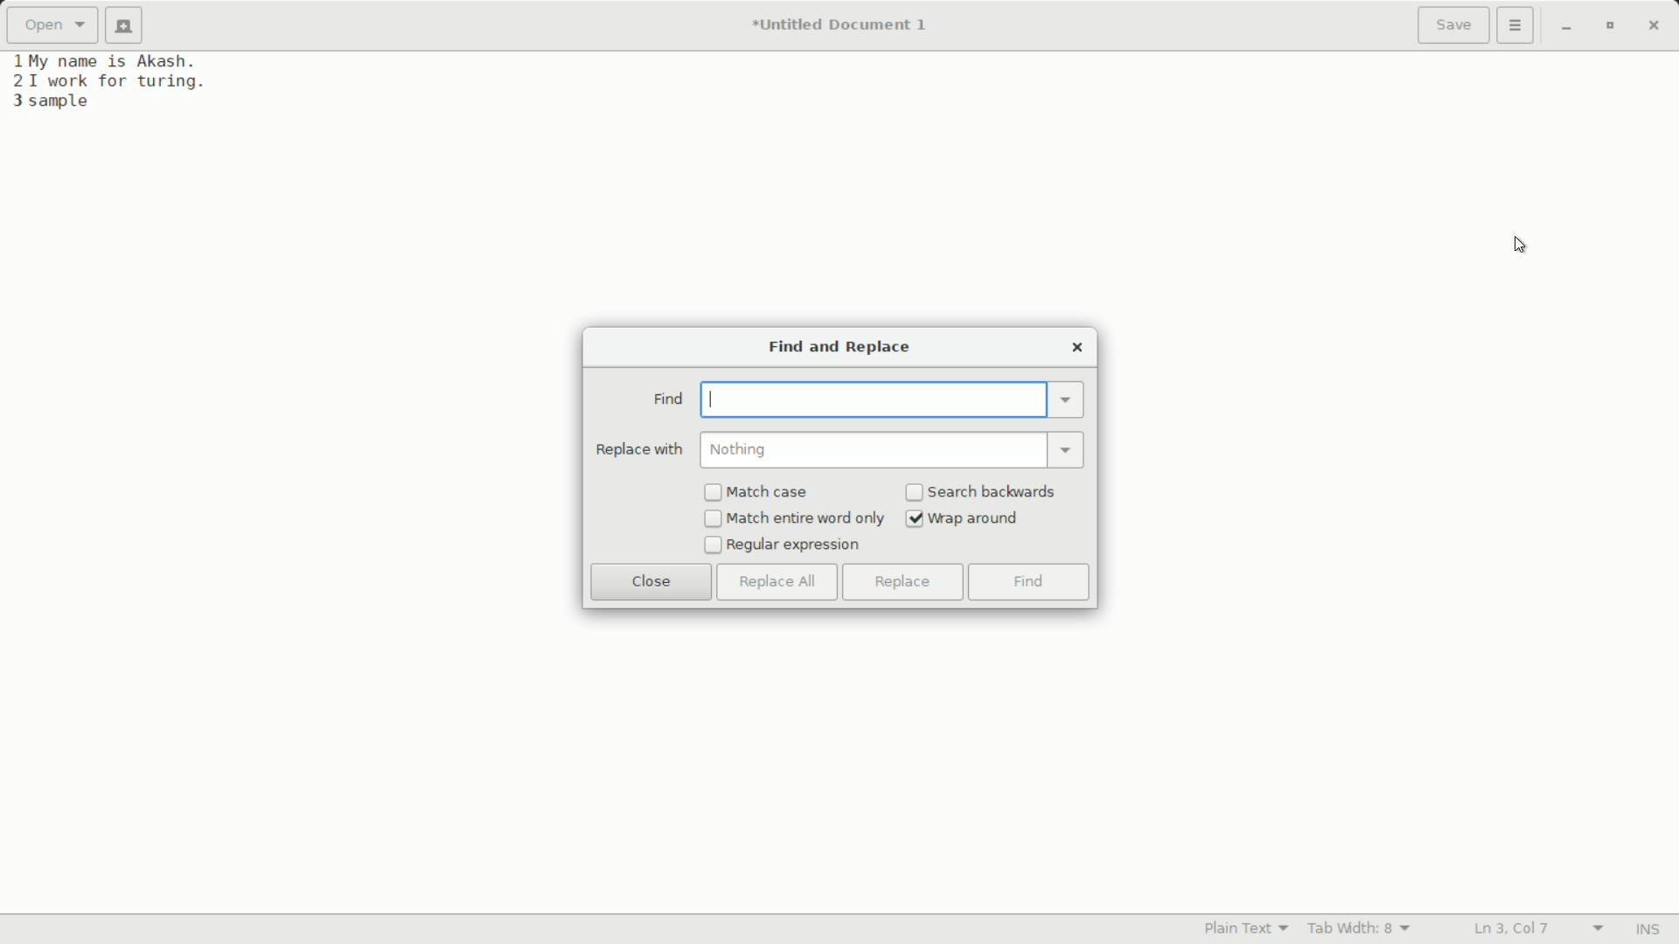 The height and width of the screenshot is (944, 1679). What do you see at coordinates (1566, 27) in the screenshot?
I see `minimize` at bounding box center [1566, 27].